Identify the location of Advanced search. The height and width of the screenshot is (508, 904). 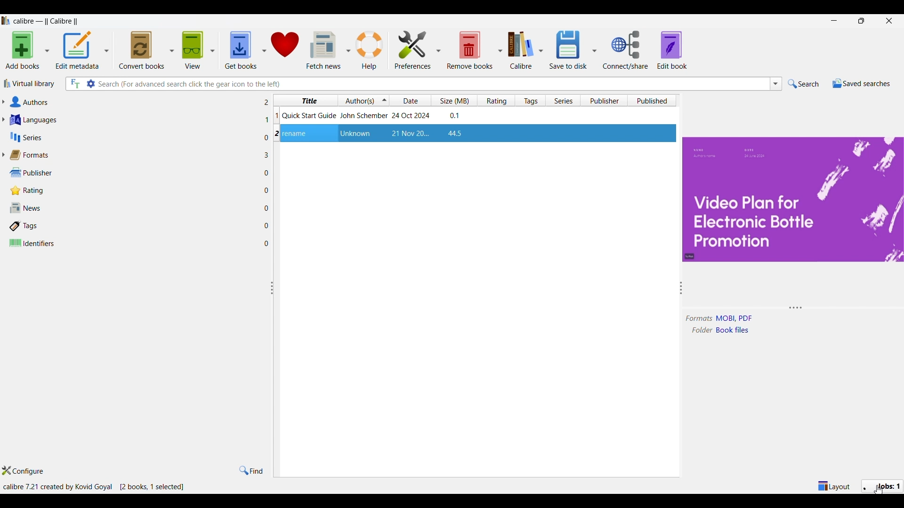
(90, 84).